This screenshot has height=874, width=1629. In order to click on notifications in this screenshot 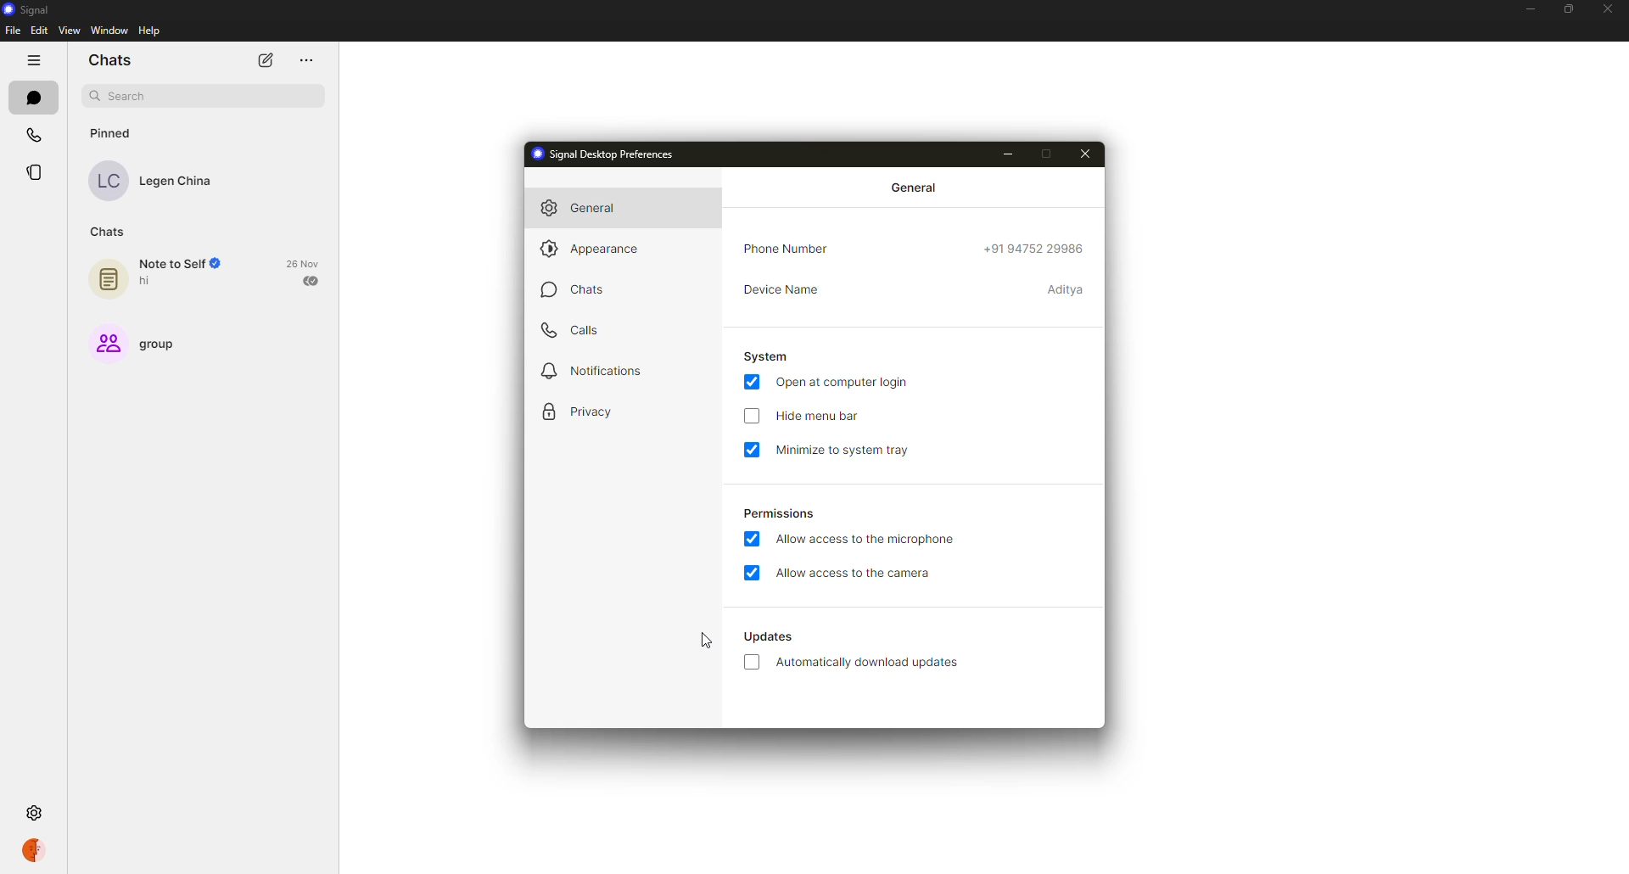, I will do `click(593, 372)`.